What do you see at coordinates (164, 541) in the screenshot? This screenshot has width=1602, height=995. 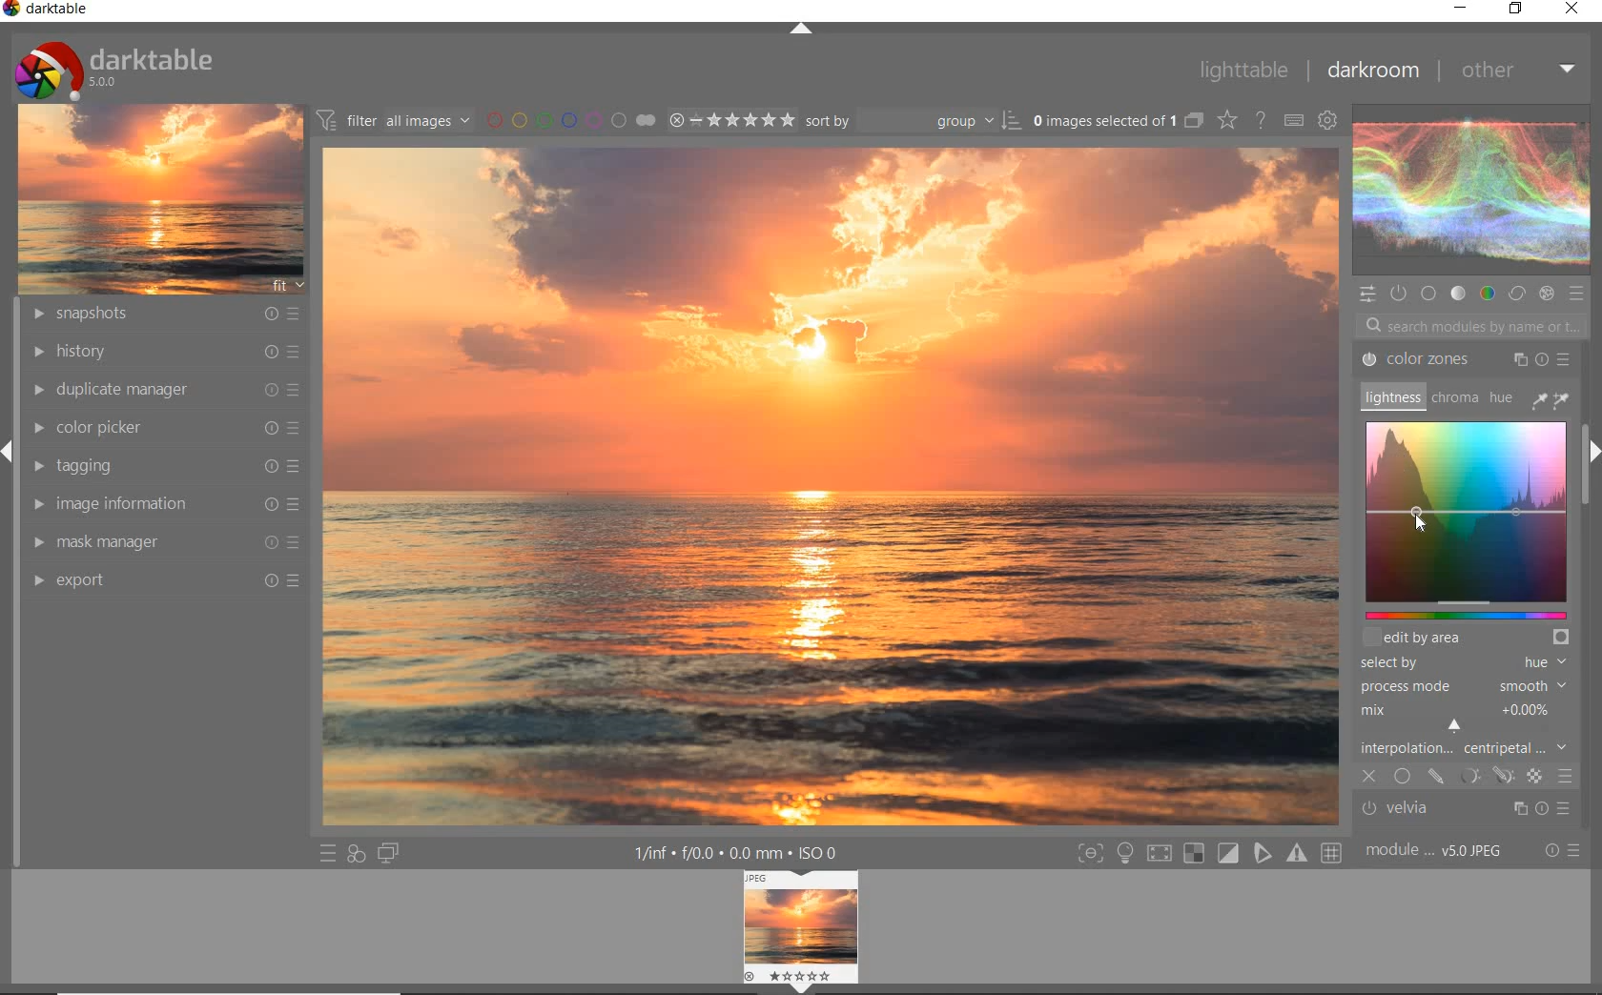 I see `MASK MANAGER` at bounding box center [164, 541].